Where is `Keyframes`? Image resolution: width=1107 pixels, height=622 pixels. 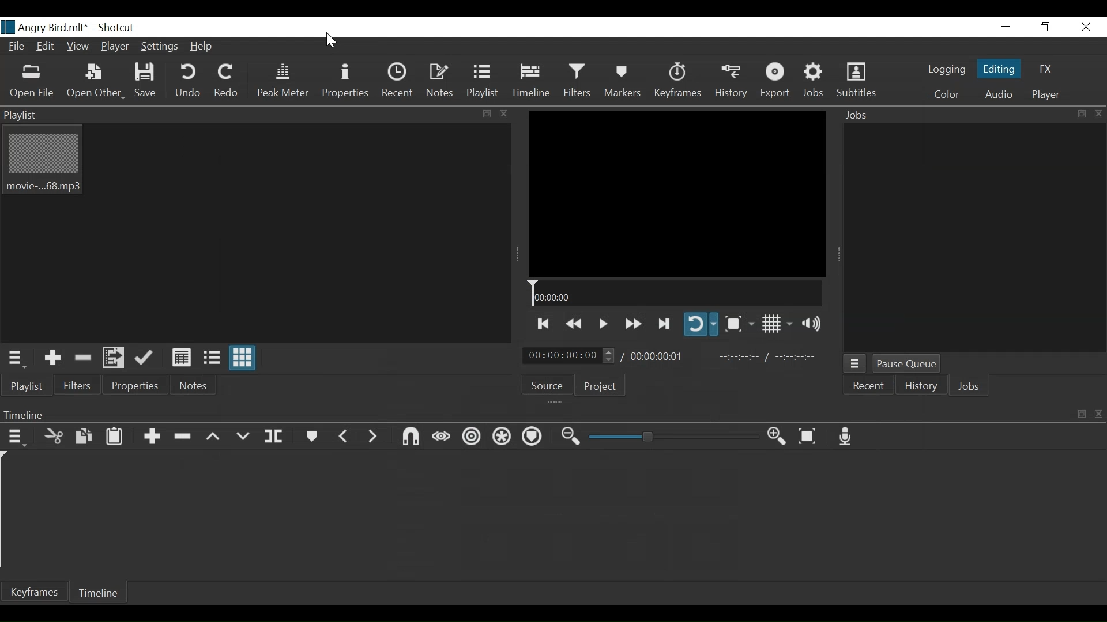 Keyframes is located at coordinates (677, 81).